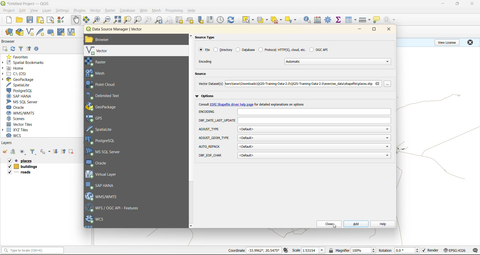  I want to click on deselect value, so click(277, 20).